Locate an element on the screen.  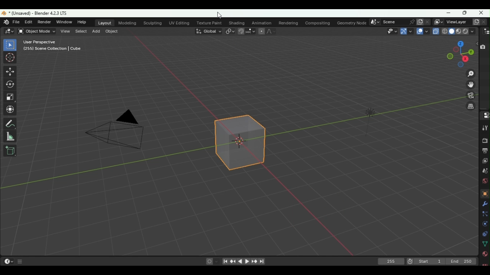
Blender logo is located at coordinates (7, 23).